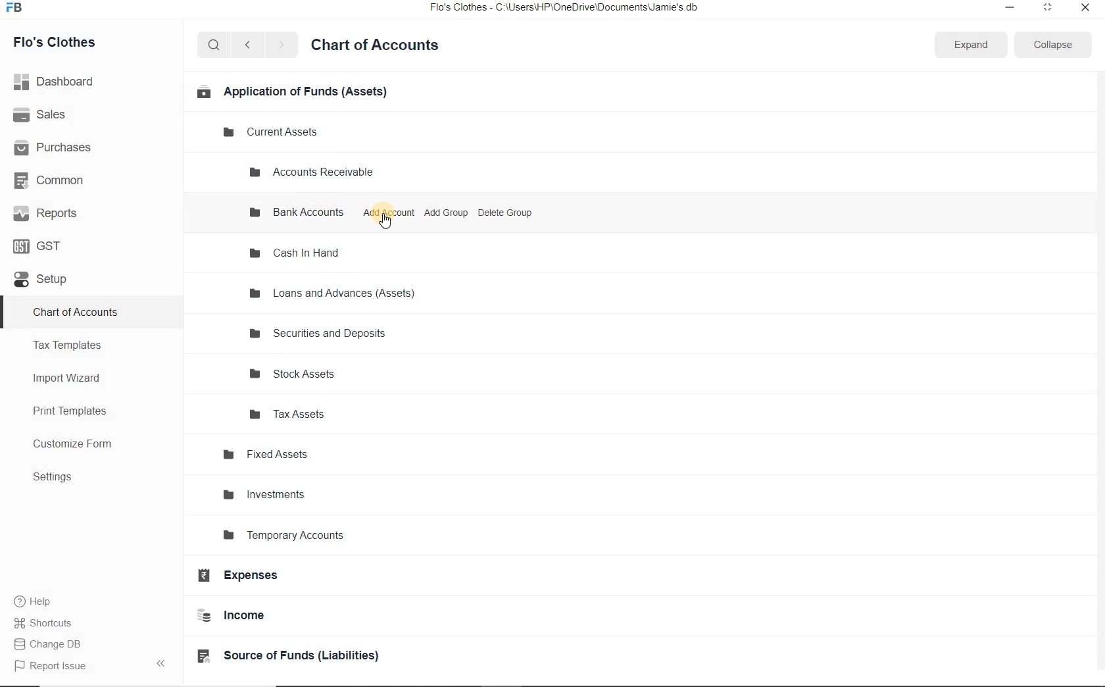 The width and height of the screenshot is (1105, 687). What do you see at coordinates (338, 295) in the screenshot?
I see `Loans and Advances (Assets)` at bounding box center [338, 295].